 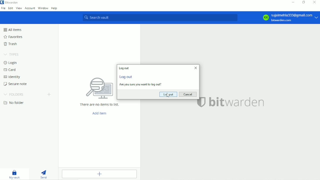 What do you see at coordinates (11, 63) in the screenshot?
I see `Login` at bounding box center [11, 63].